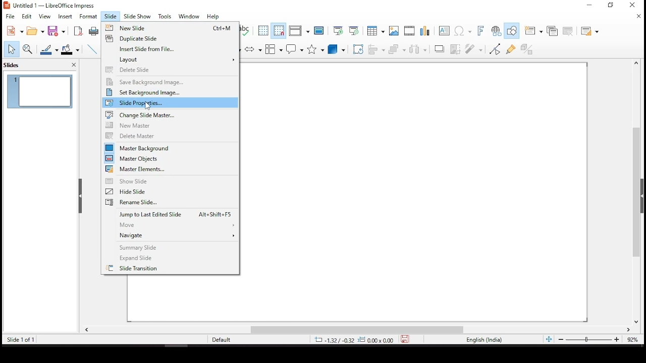 The width and height of the screenshot is (646, 363). What do you see at coordinates (170, 40) in the screenshot?
I see `duplicate slide` at bounding box center [170, 40].